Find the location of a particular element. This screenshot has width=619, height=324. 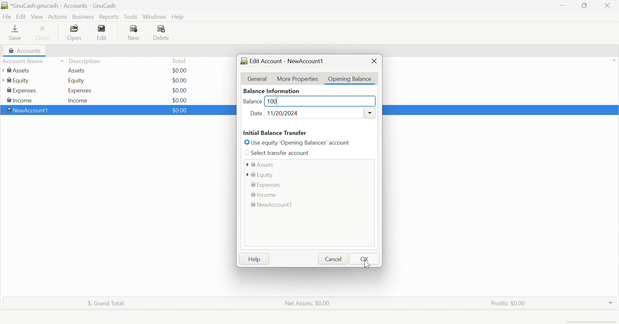

Edit is located at coordinates (21, 16).